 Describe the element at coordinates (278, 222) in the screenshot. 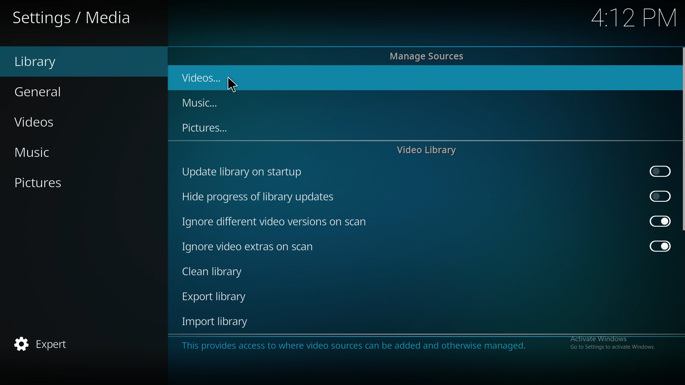

I see `ignore different video versions on scan` at that location.